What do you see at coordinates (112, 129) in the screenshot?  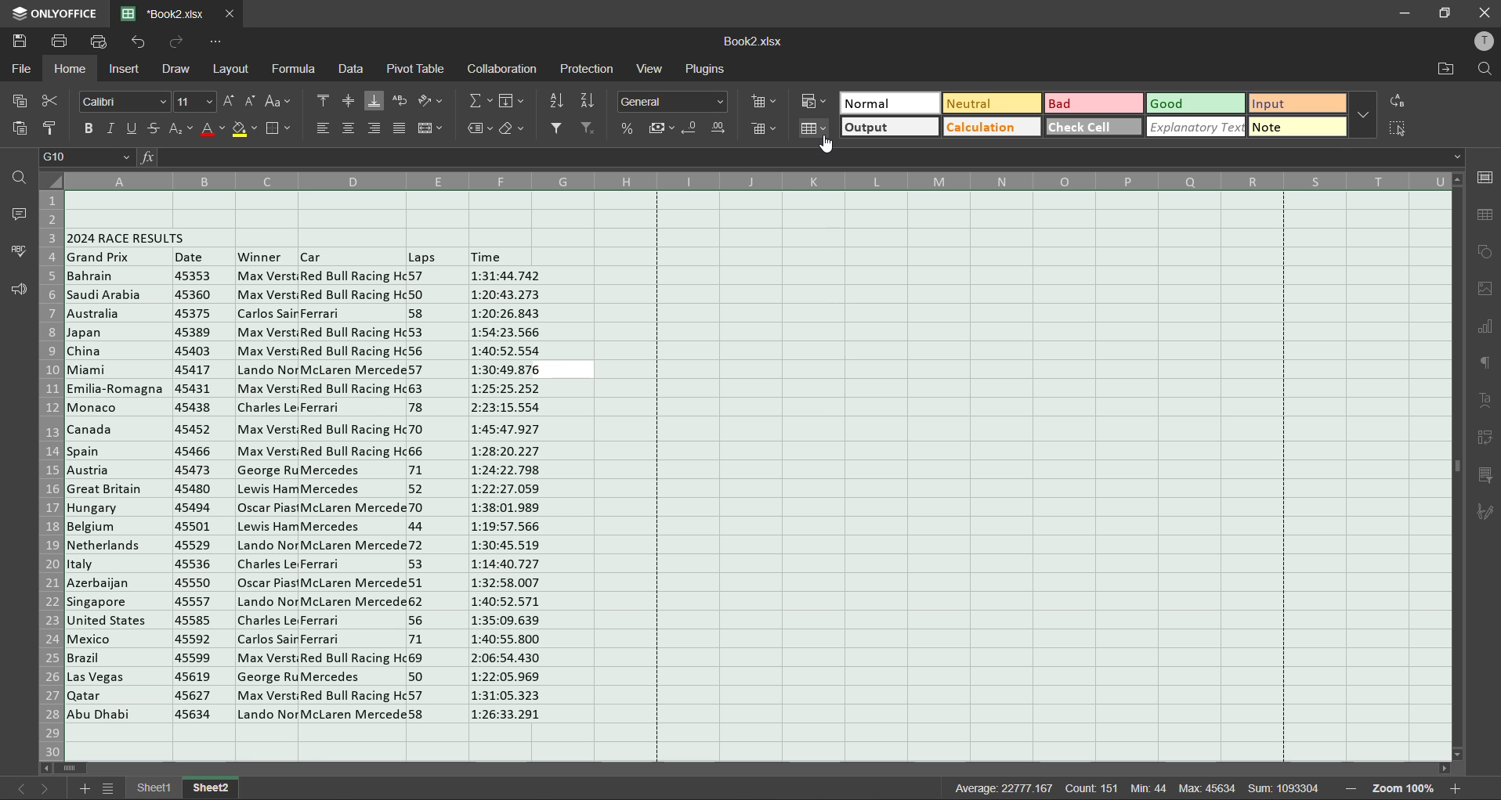 I see `italic` at bounding box center [112, 129].